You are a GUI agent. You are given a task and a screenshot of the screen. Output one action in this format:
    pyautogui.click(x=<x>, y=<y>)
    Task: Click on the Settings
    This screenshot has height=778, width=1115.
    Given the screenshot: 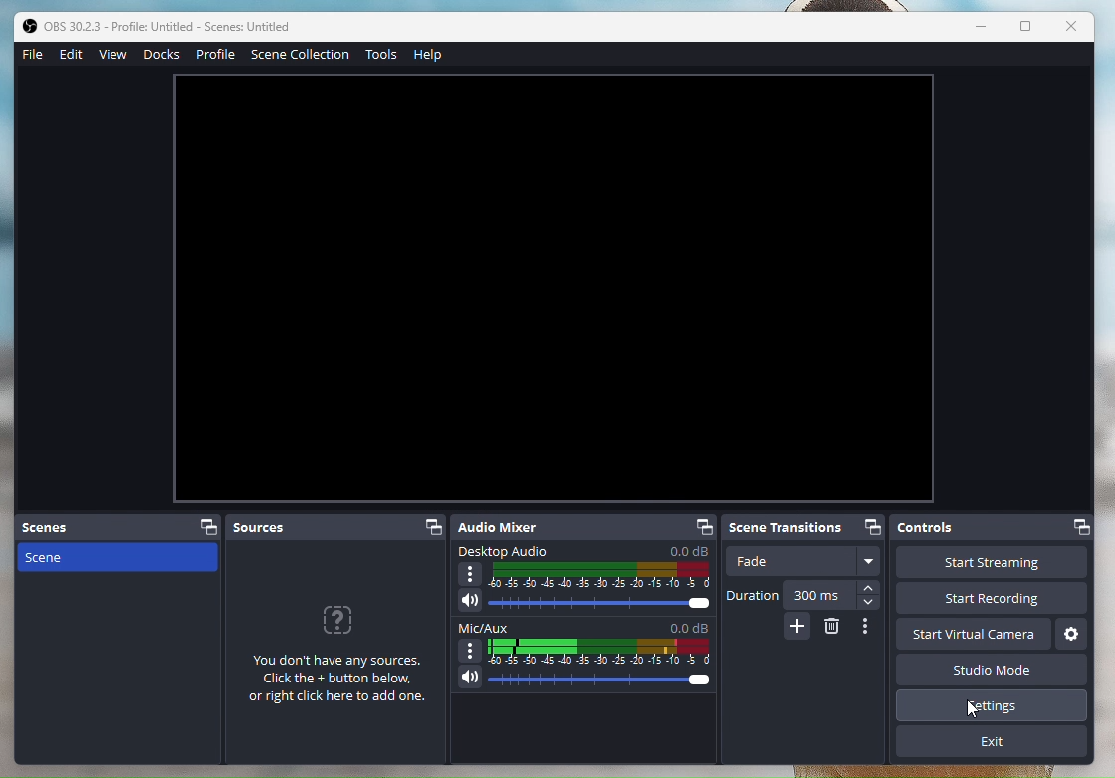 What is the action you would take?
    pyautogui.click(x=1071, y=635)
    